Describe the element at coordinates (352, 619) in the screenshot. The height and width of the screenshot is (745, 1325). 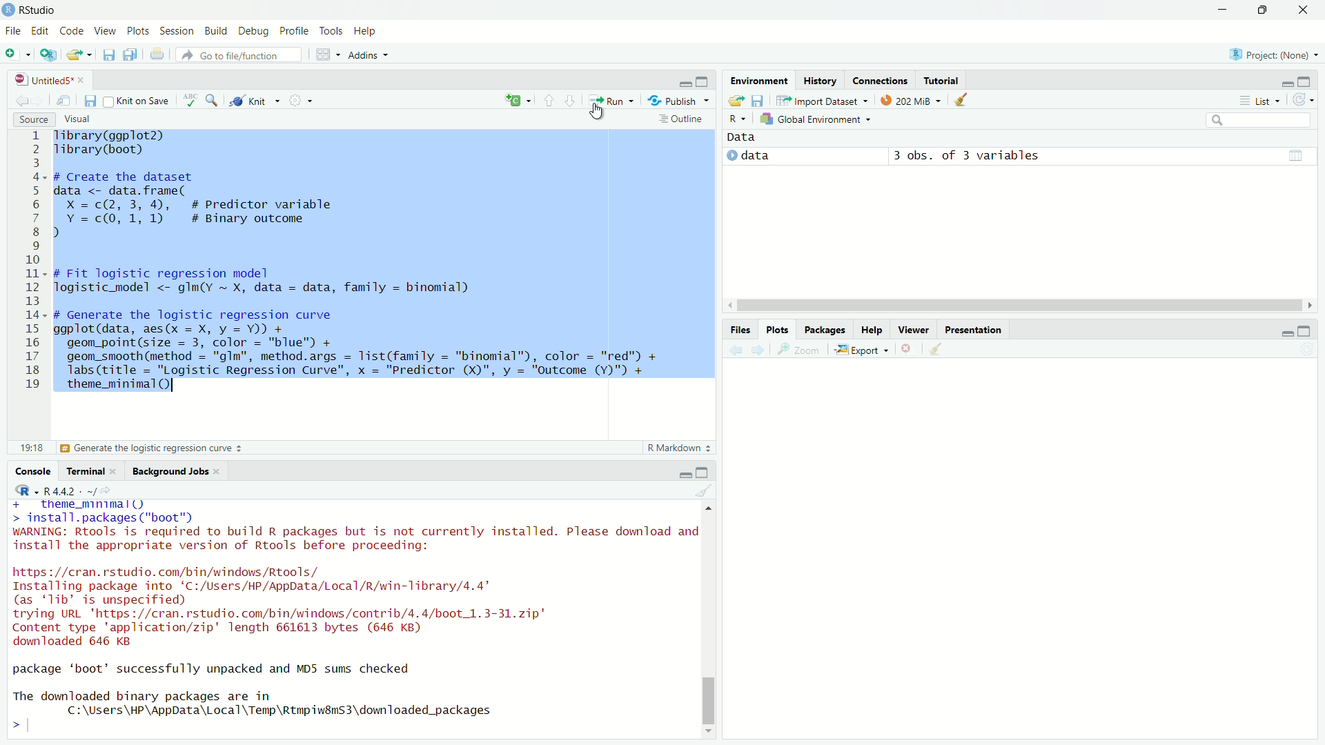
I see `+ theme_minimal()

> install.packages ("boot")

WARNING: Rtools is required to build R packages but is not currently installed. Please download anc

install the appropriate version of Rtools before proceeding:

https://cran.rstudio.com/bin/windows /Rtools/

Installing package into ‘C:/Users/HP/AppData/Local/R/win-library/4.4’

(as ‘1ib’ is unspecified)

trying URL 'https://cran.rstudio.com/bin/windows/contrib/4.4/boot_1.3-31.zip"

Content type 'application/zip' length 661613 bytes (646 KB)

downloaded 646 KB

package ‘boot’ successfully unpacked and MDS sums checked

The downloaded binary packages are in
C:\Users\HP\AppData\Local\Temp\Rtmpiw8mS3\downloaded_packages

>` at that location.